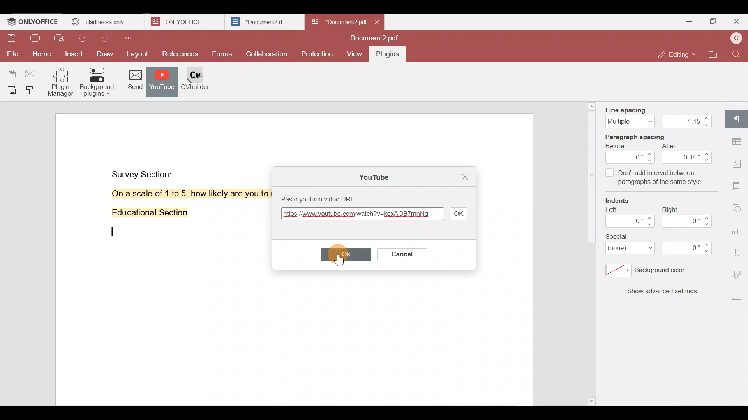 Image resolution: width=748 pixels, height=420 pixels. I want to click on OK, so click(459, 213).